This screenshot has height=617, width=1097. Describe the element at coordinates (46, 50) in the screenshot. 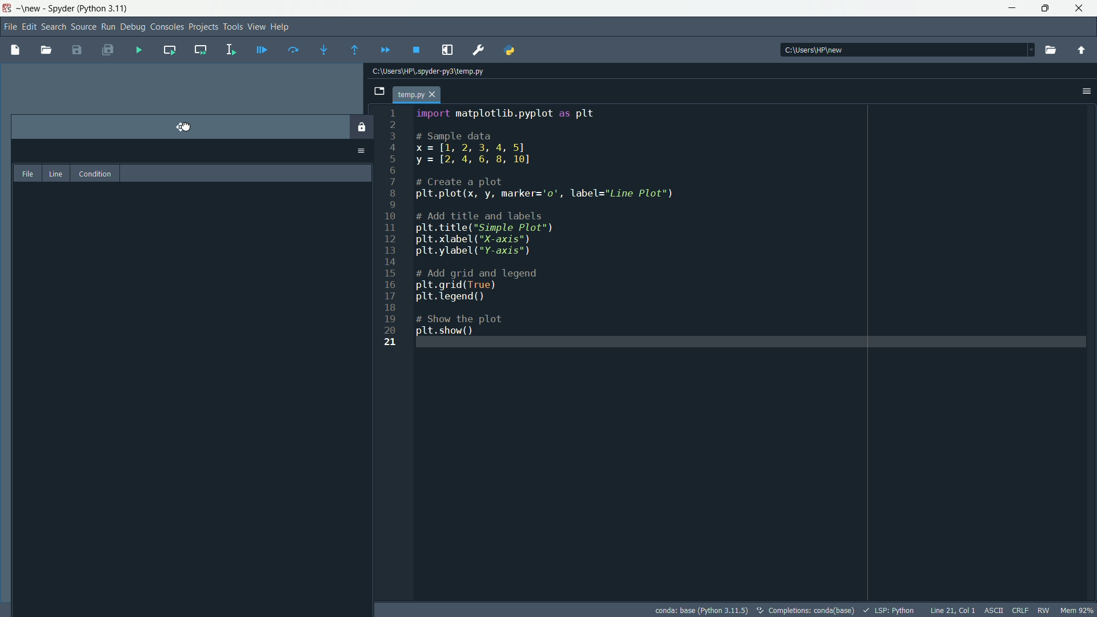

I see `open file` at that location.